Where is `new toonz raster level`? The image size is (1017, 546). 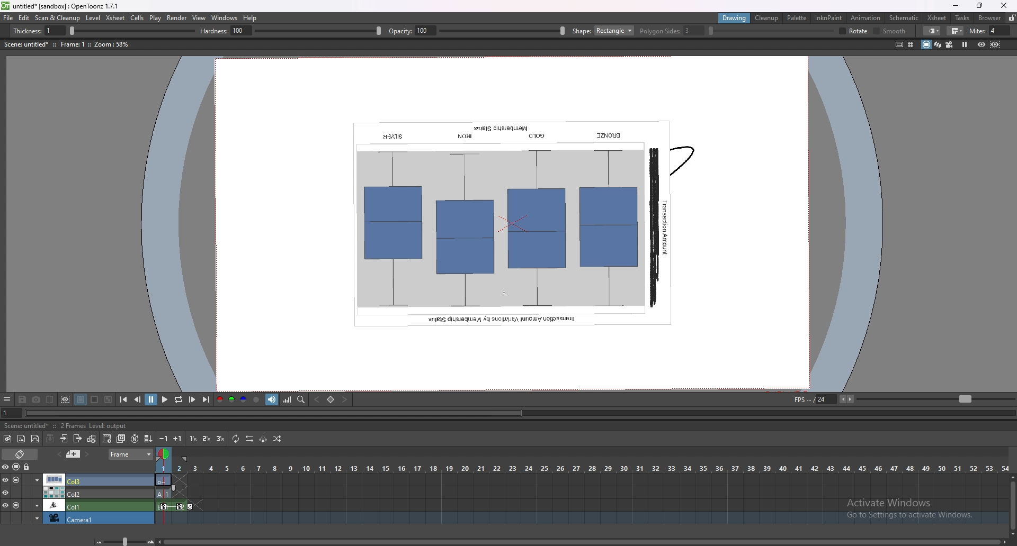
new toonz raster level is located at coordinates (8, 439).